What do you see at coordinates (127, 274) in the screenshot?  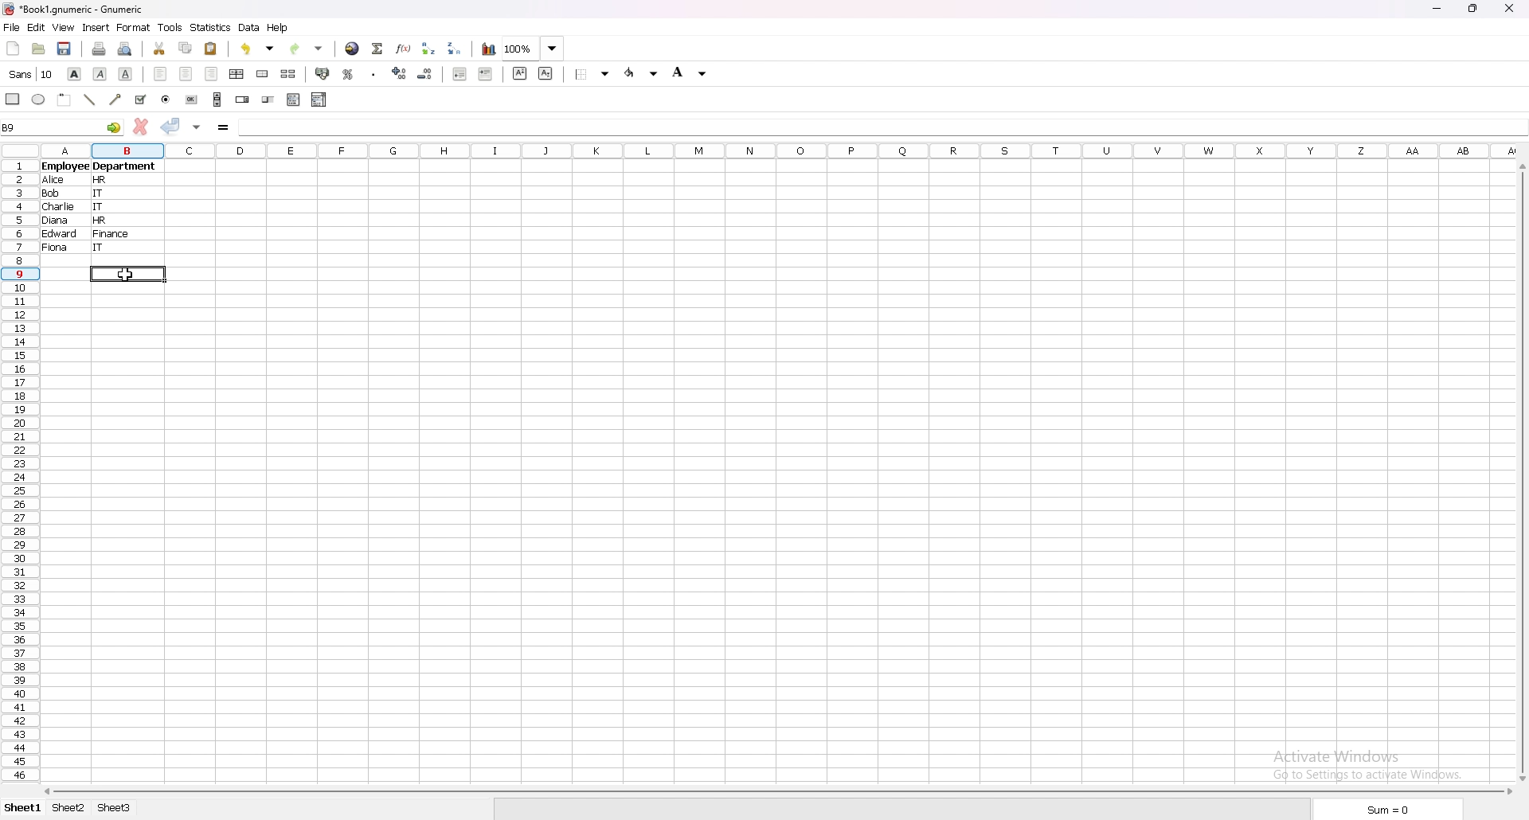 I see `selected cell` at bounding box center [127, 274].